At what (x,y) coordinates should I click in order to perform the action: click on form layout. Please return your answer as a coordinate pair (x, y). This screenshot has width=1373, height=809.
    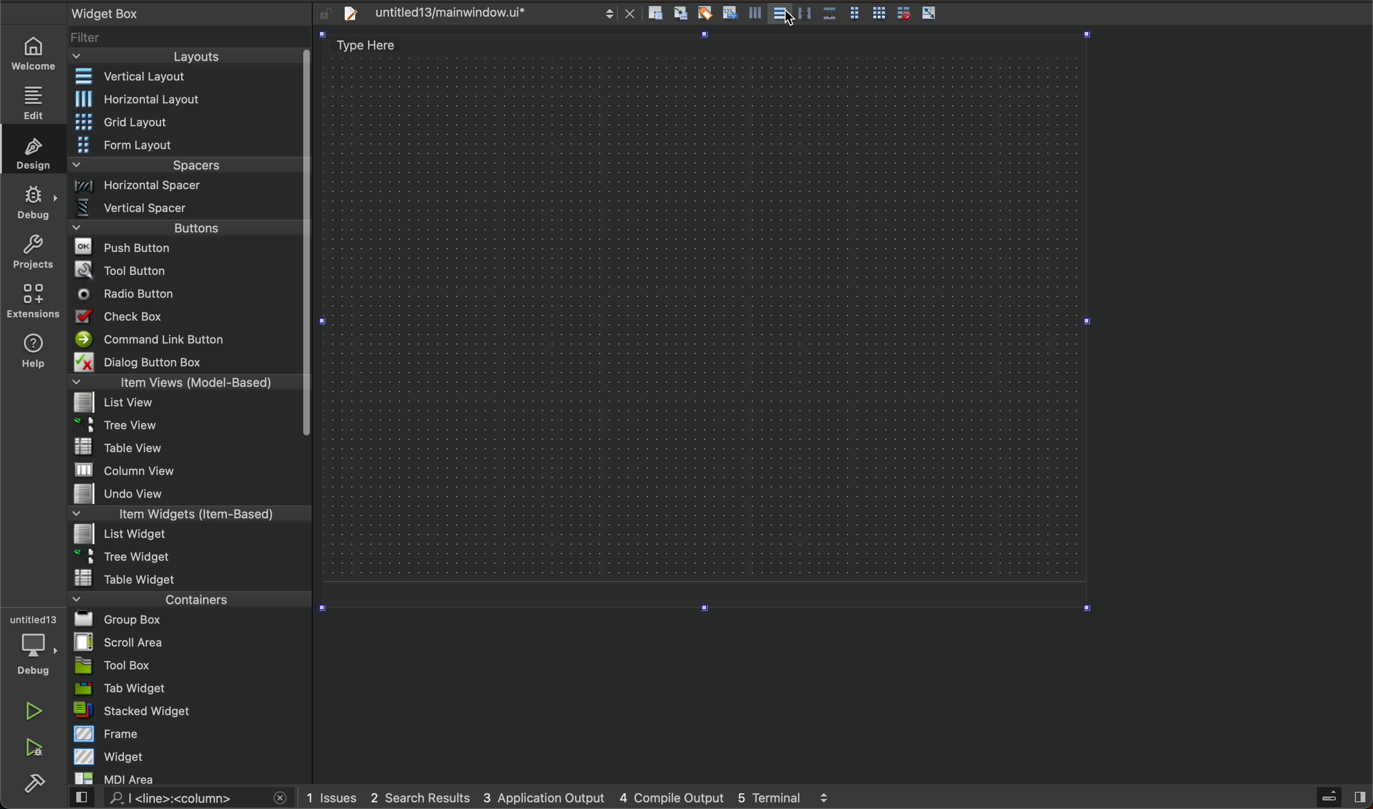
    Looking at the image, I should click on (186, 144).